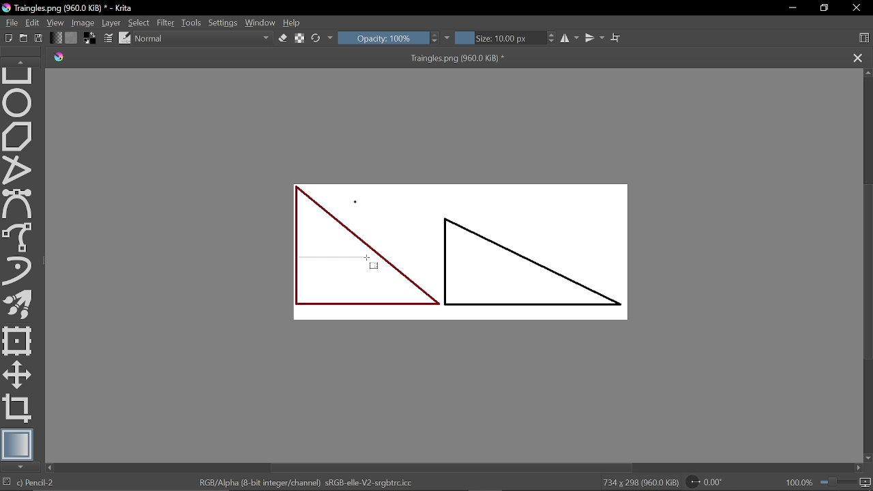 The image size is (873, 491). Describe the element at coordinates (22, 467) in the screenshot. I see `Move down in tools` at that location.